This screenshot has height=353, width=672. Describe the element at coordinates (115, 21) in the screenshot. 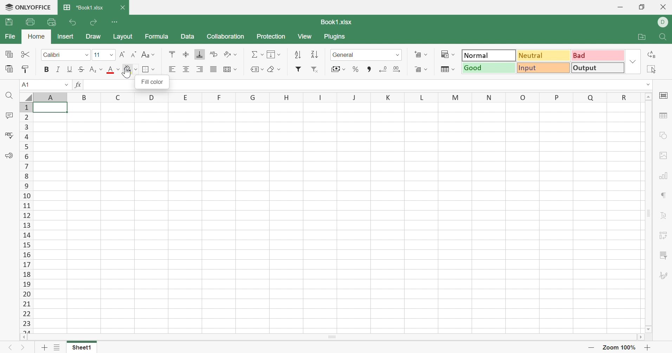

I see `Customize Quick Access Toolbar` at that location.